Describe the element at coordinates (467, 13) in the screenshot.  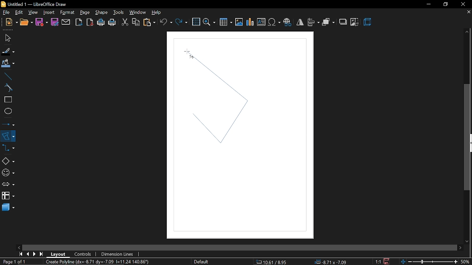
I see `close current tab` at that location.